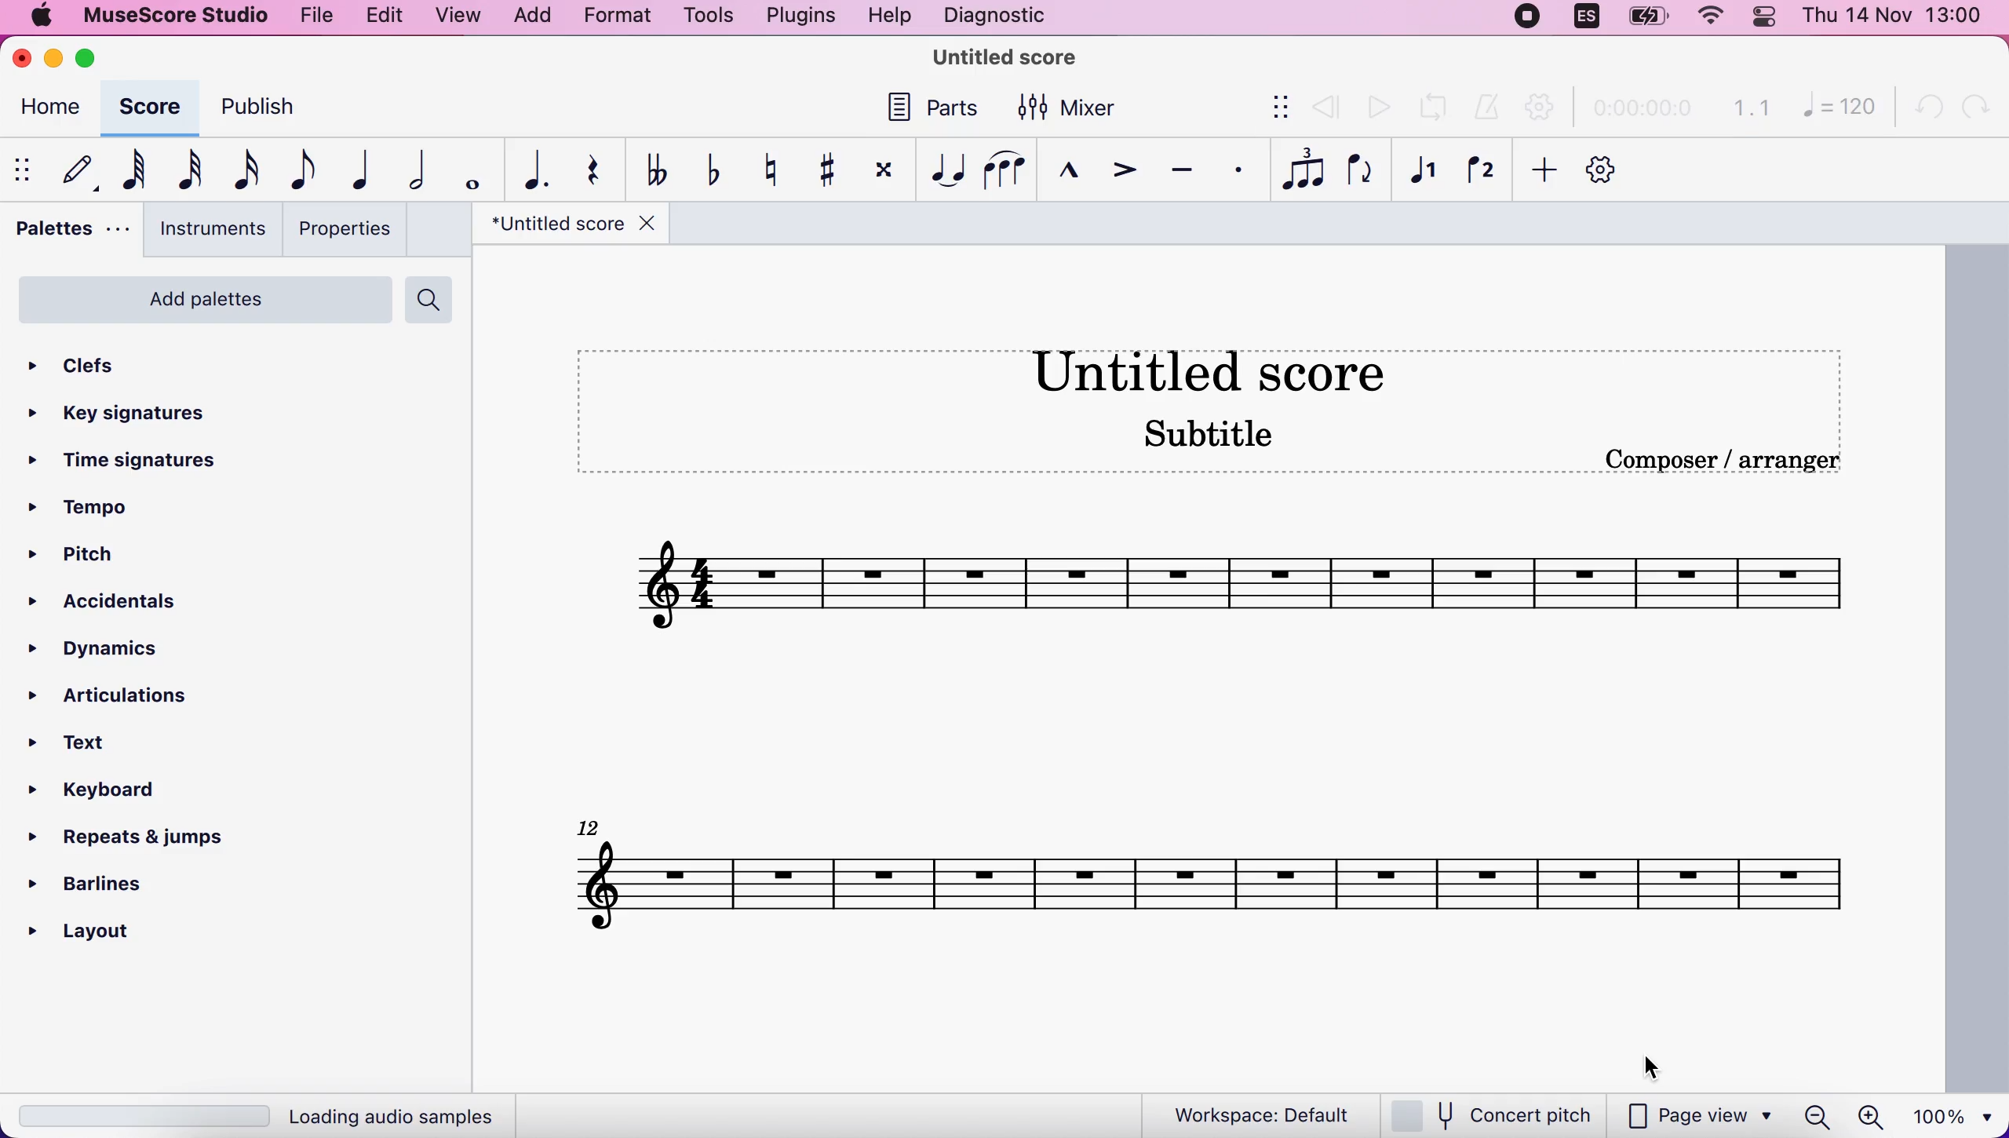 The image size is (2009, 1138). Describe the element at coordinates (1377, 105) in the screenshot. I see `play` at that location.